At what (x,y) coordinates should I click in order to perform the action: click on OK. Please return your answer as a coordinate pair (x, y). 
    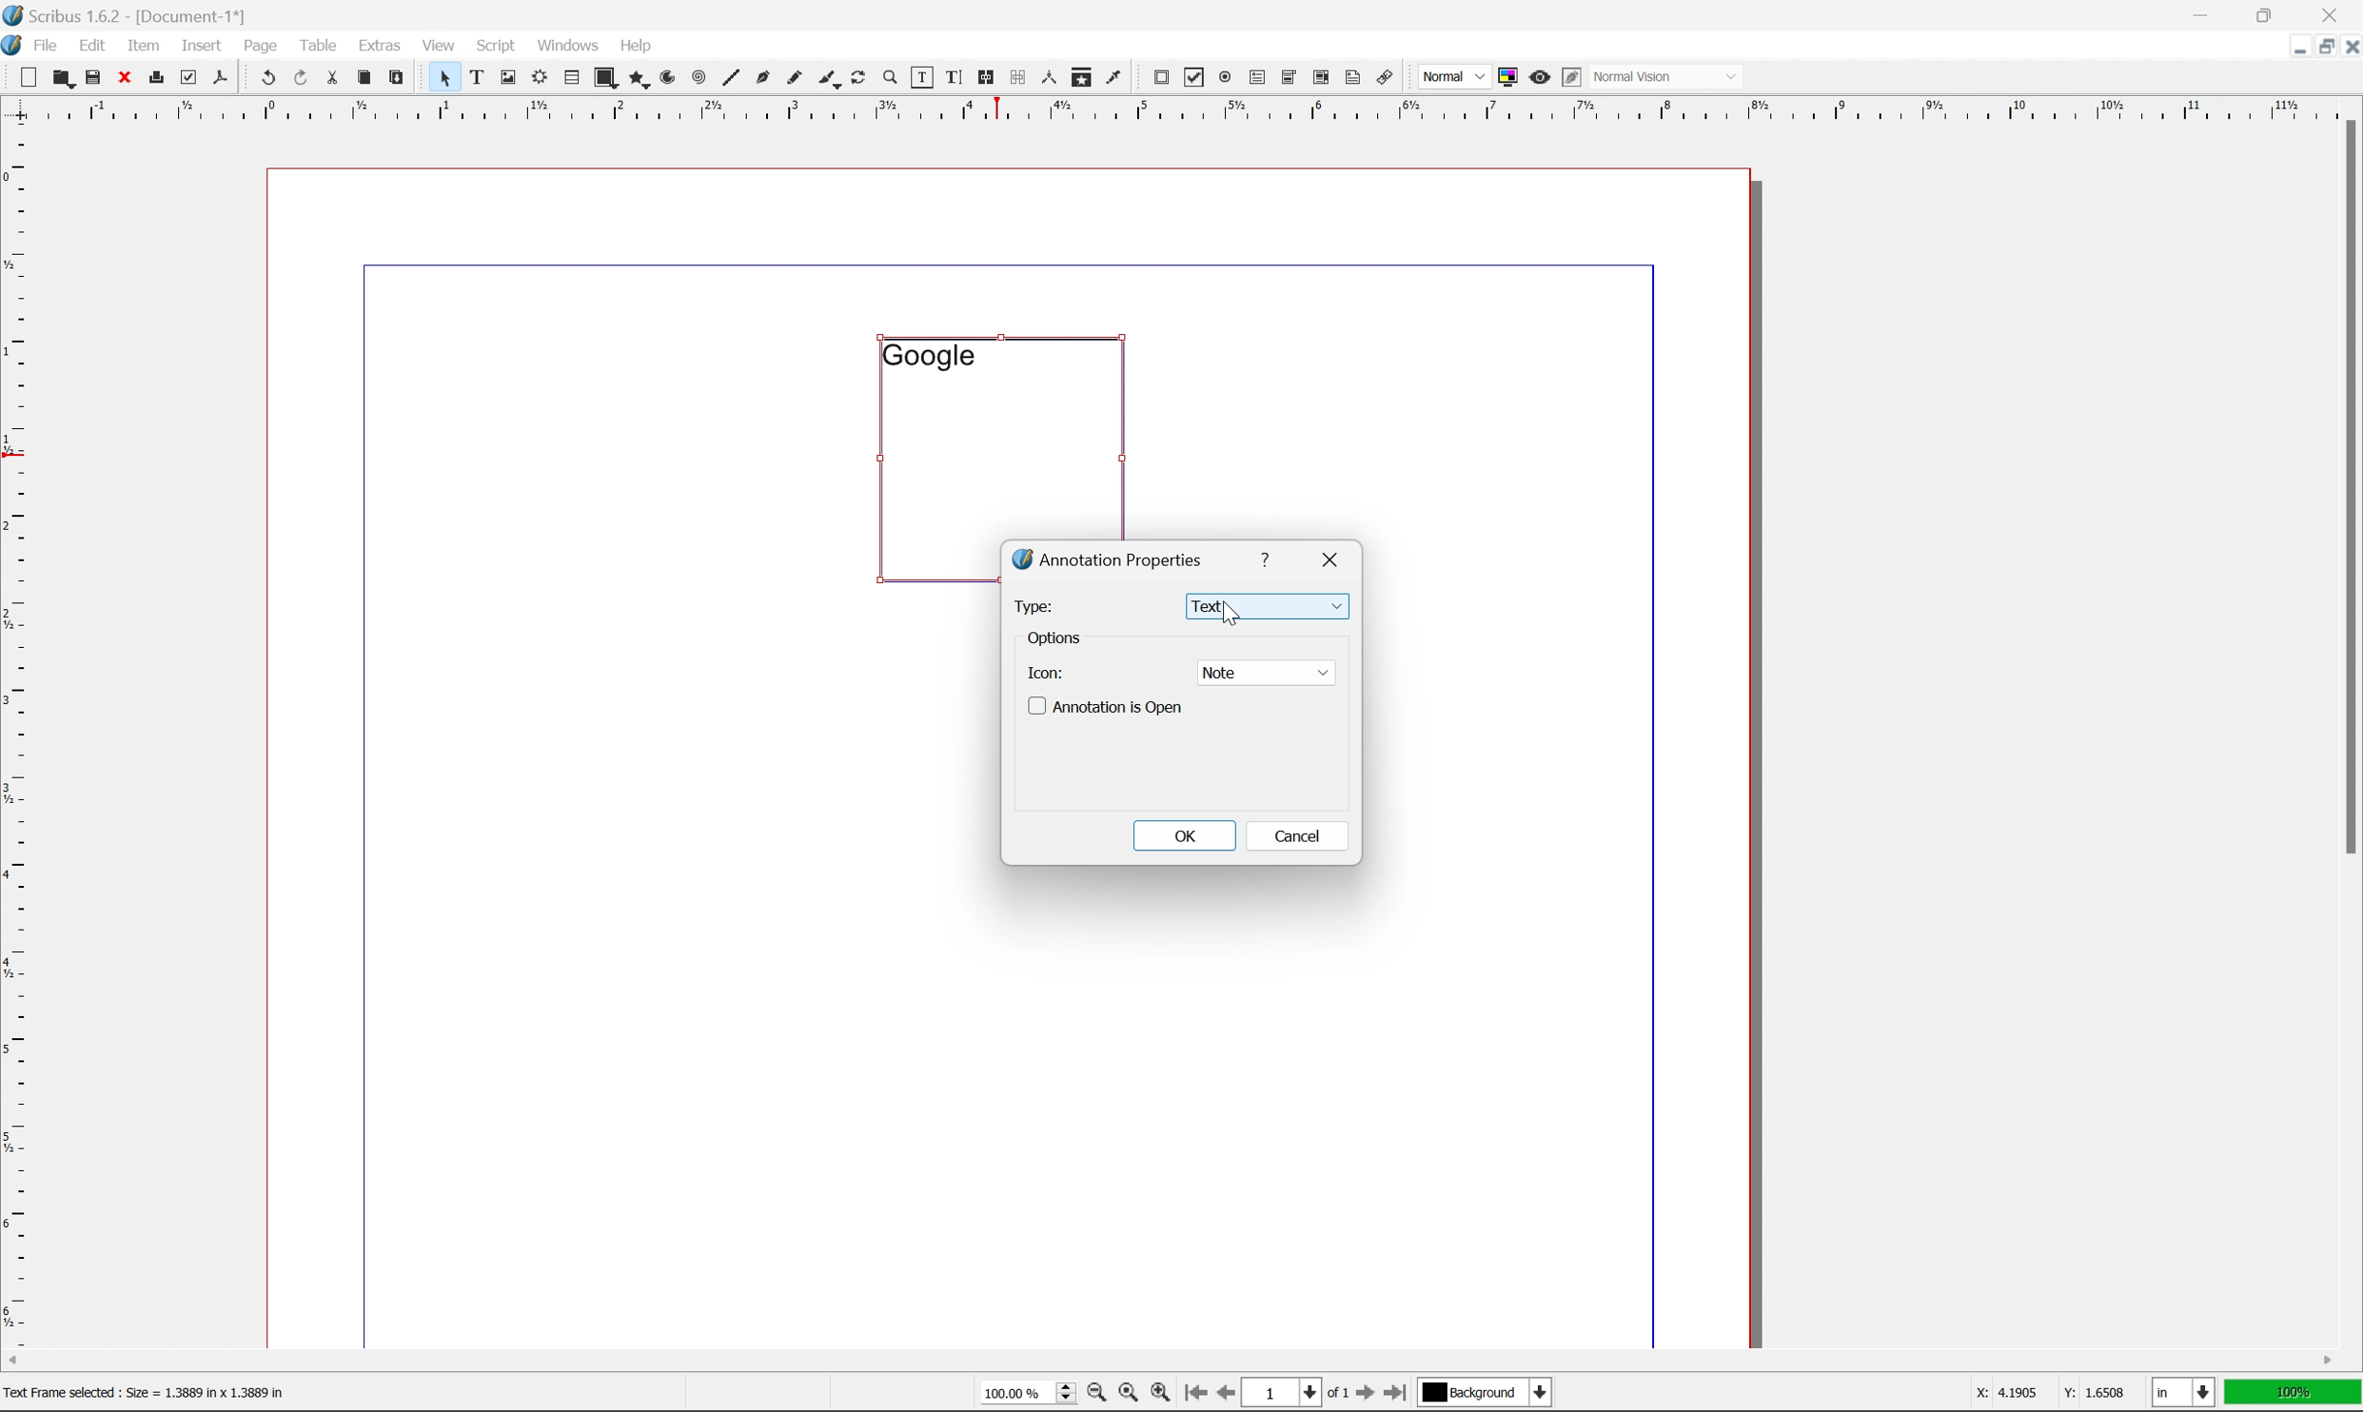
    Looking at the image, I should click on (1186, 837).